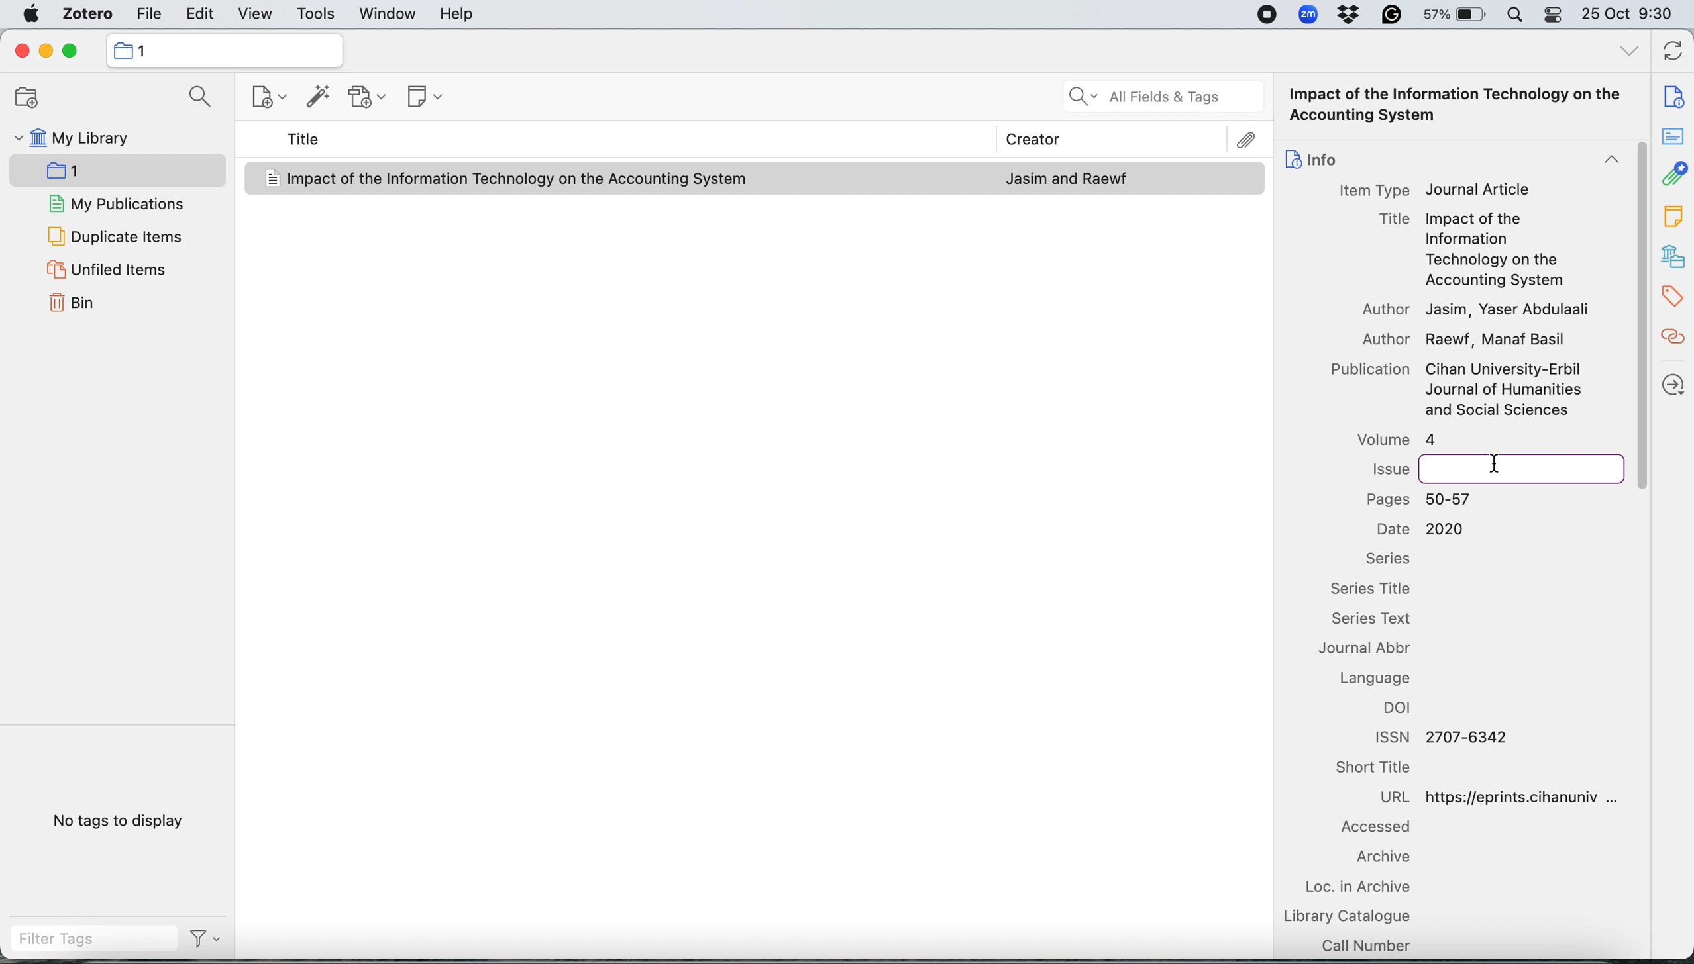 The image size is (1694, 964). I want to click on add new collection, so click(26, 97).